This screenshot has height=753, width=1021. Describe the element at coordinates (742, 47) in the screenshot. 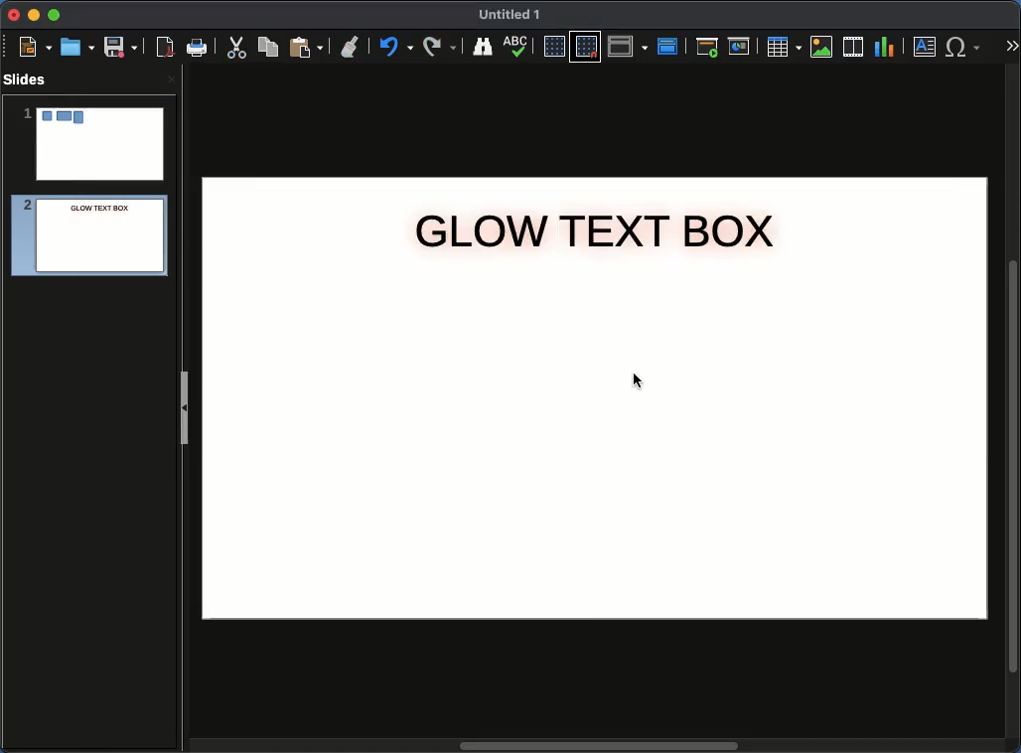

I see `Current slide` at that location.